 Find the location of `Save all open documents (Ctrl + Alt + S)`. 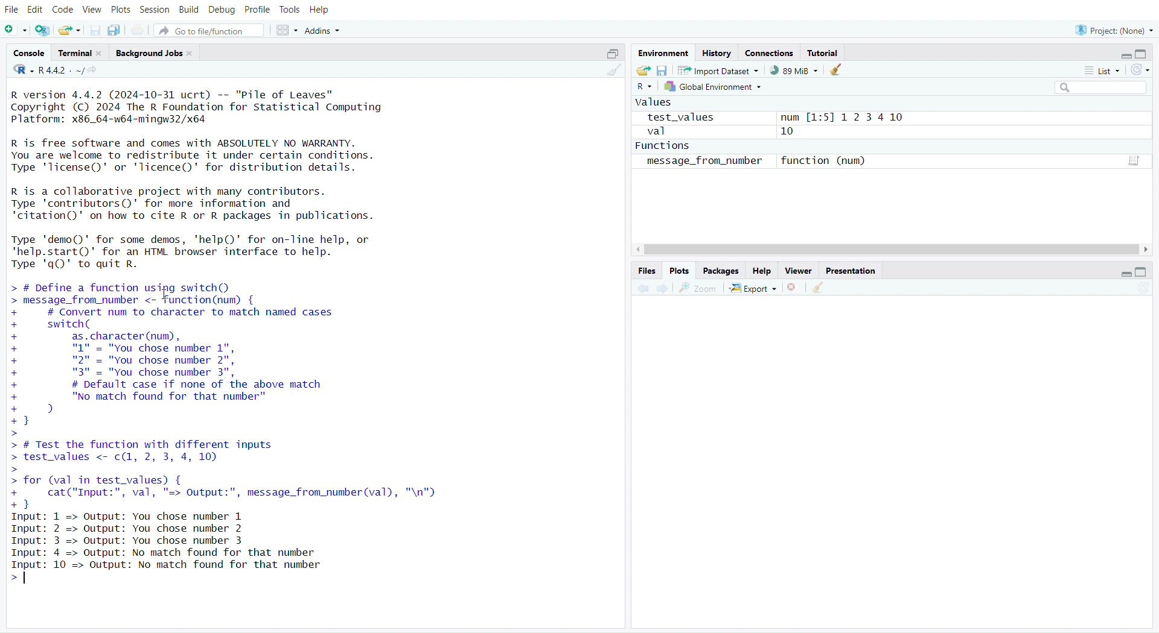

Save all open documents (Ctrl + Alt + S) is located at coordinates (118, 30).